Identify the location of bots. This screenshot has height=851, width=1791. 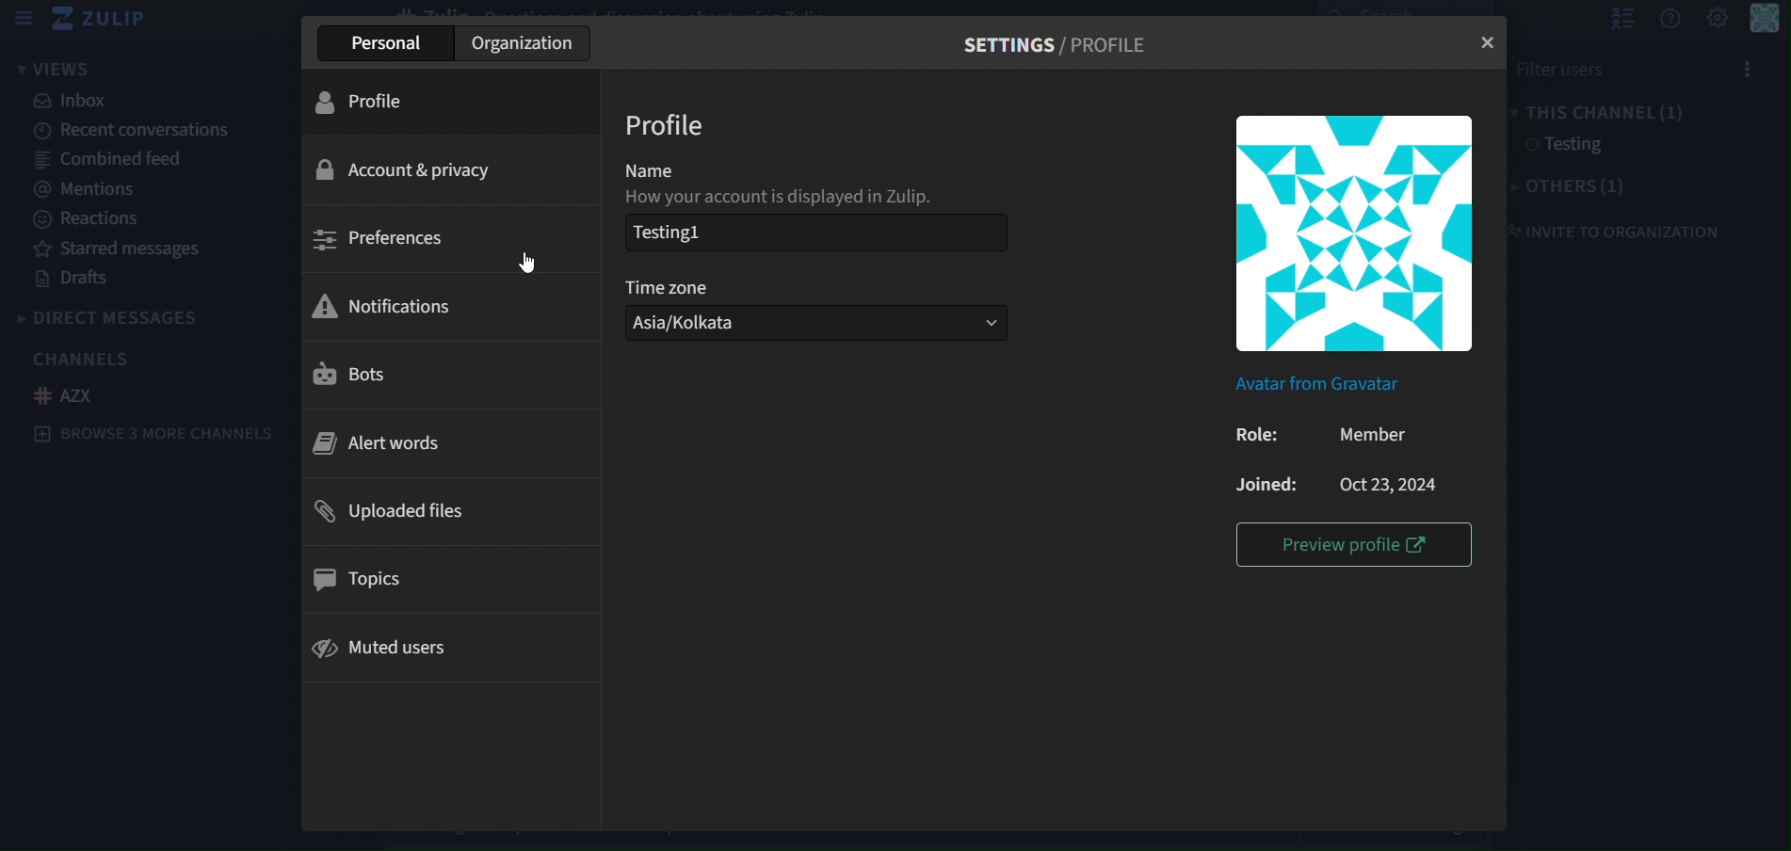
(350, 376).